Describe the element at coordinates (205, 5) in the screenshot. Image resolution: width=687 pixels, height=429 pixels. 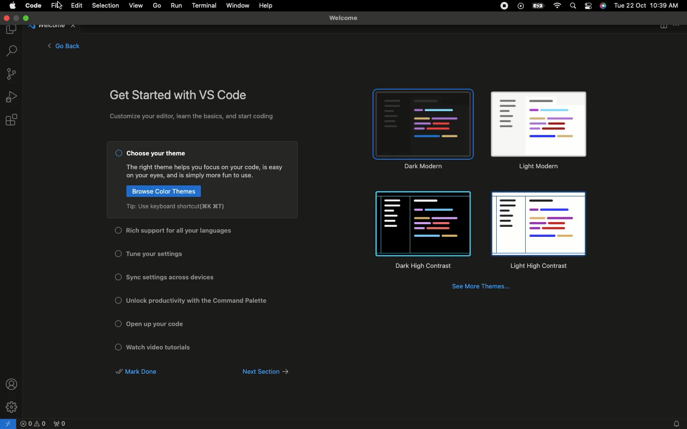
I see `Terminal` at that location.